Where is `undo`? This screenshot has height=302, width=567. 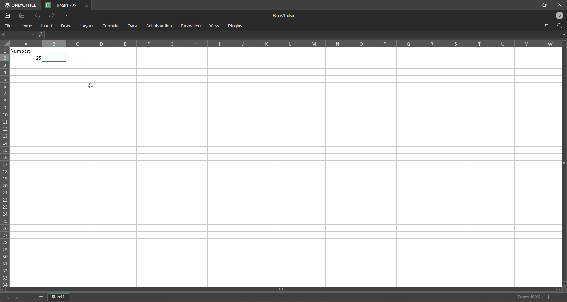
undo is located at coordinates (36, 15).